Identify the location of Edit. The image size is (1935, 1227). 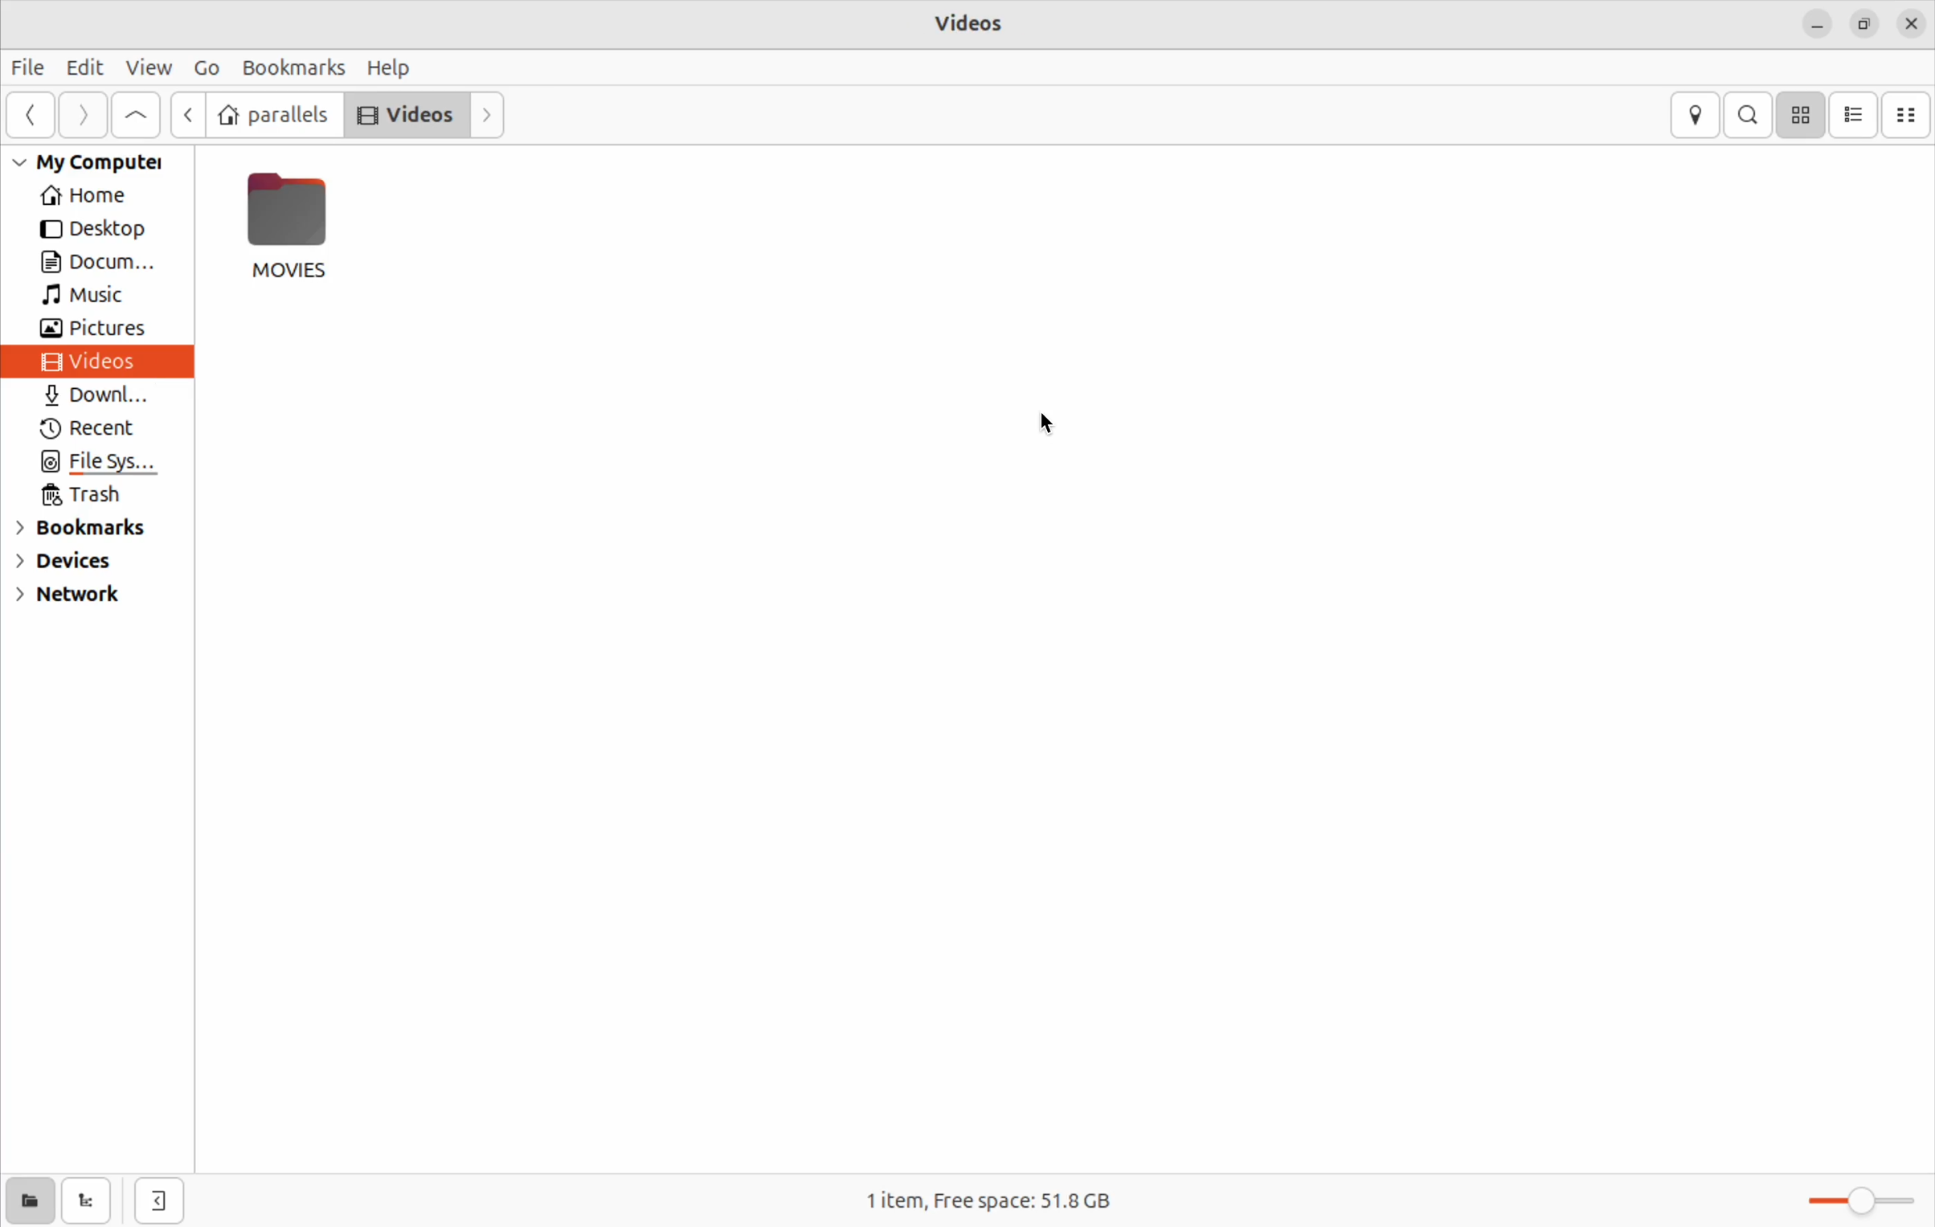
(84, 67).